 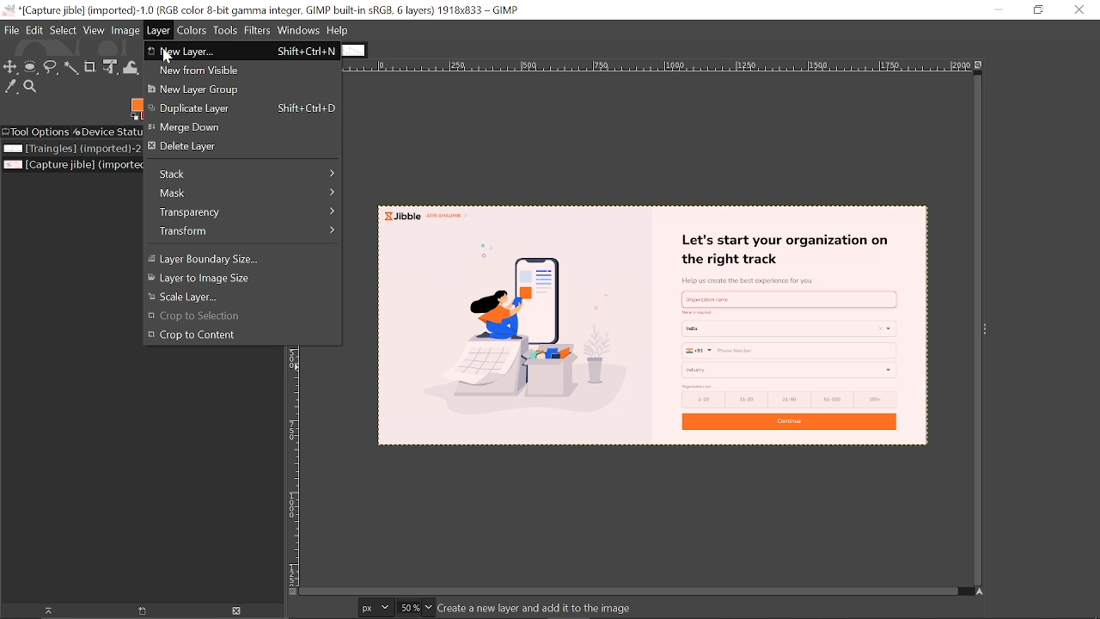 I want to click on crop to selection, so click(x=204, y=315).